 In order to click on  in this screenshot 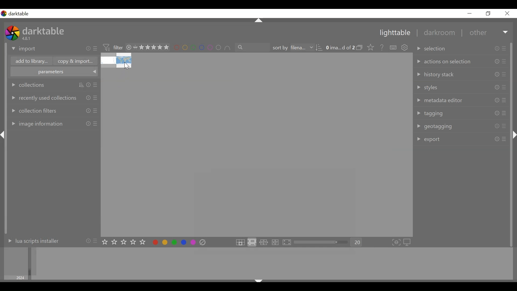, I will do `click(496, 62)`.